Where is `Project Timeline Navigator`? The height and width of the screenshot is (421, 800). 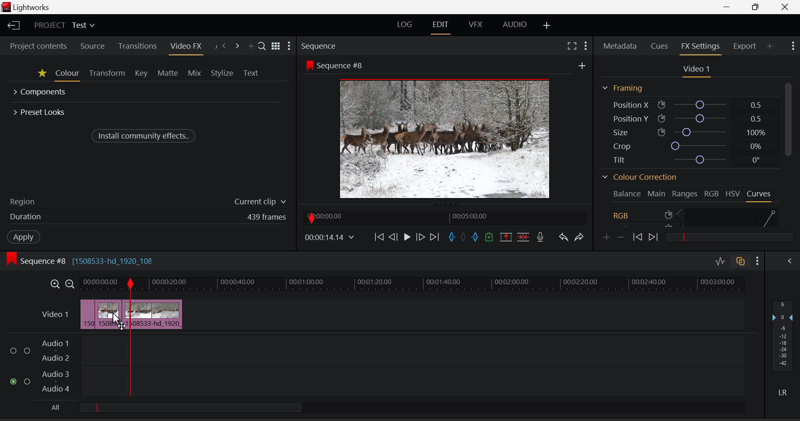
Project Timeline Navigator is located at coordinates (445, 217).